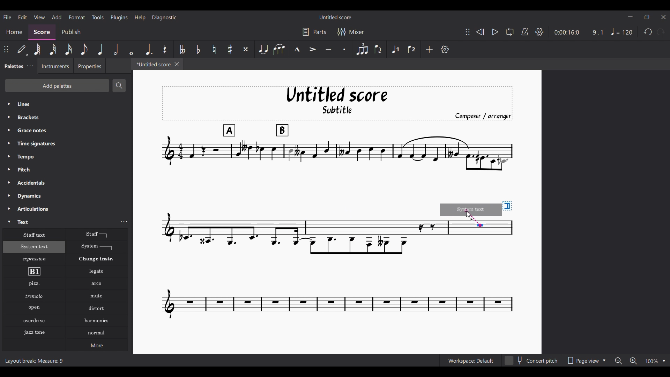  I want to click on Jazz stone, so click(34, 333).